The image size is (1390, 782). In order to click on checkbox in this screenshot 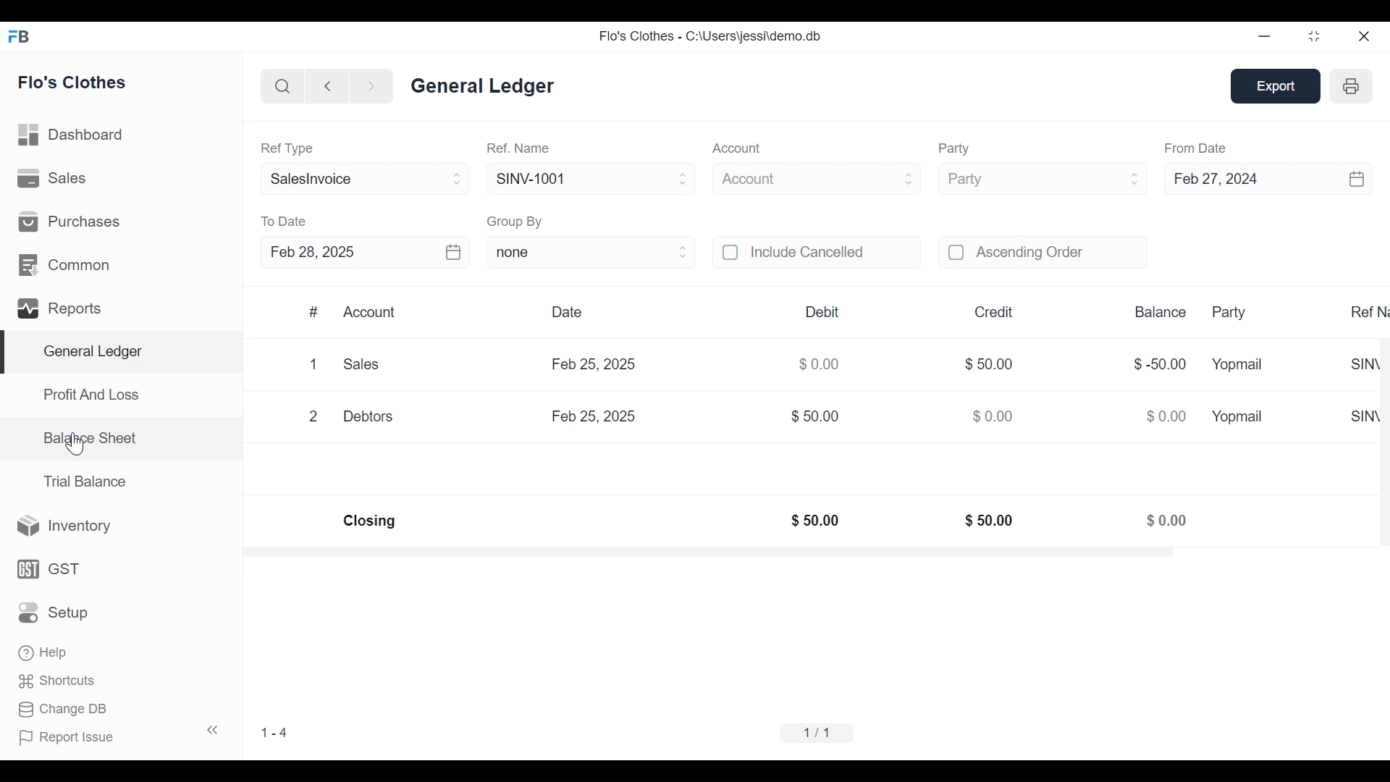, I will do `click(732, 253)`.